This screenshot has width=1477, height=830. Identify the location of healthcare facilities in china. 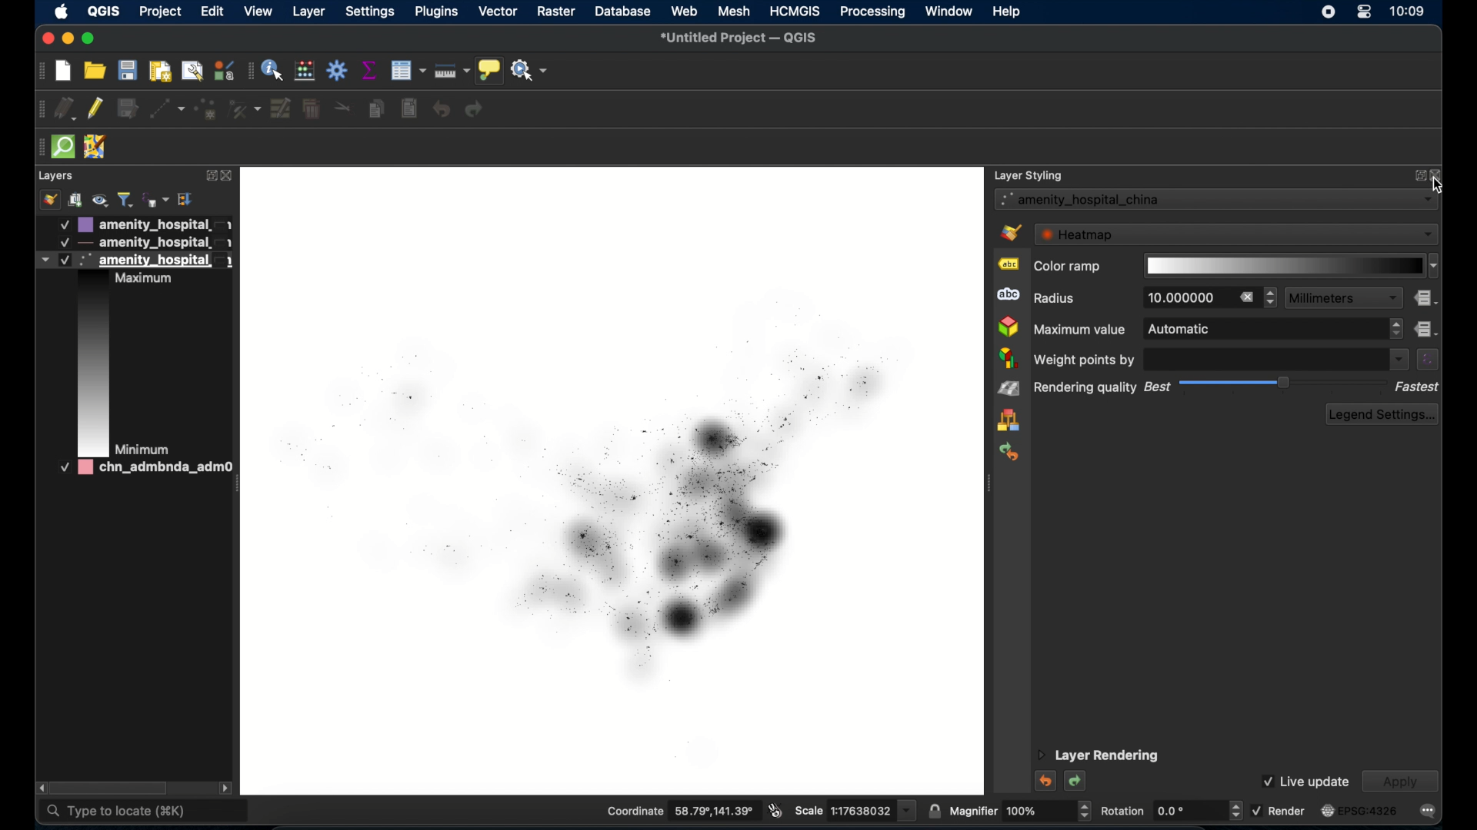
(611, 480).